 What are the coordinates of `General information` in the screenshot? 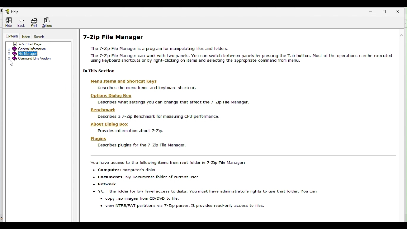 It's located at (31, 49).